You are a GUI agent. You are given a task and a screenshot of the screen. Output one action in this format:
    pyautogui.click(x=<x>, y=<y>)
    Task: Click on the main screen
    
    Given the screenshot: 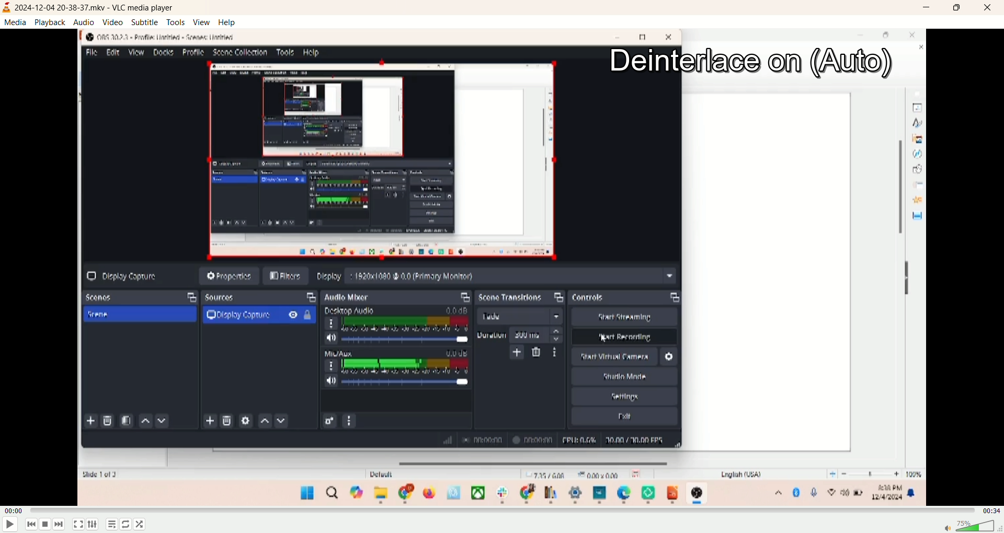 What is the action you would take?
    pyautogui.click(x=501, y=298)
    